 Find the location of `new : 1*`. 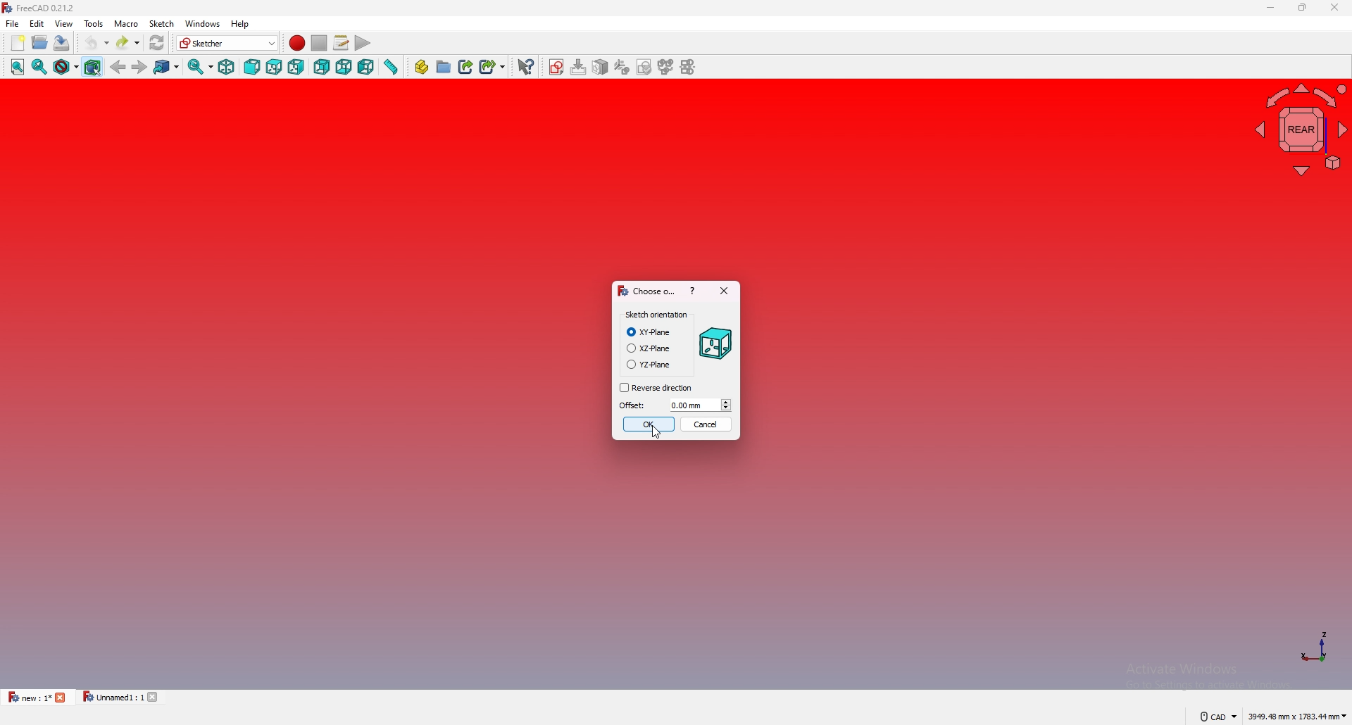

new : 1* is located at coordinates (29, 697).